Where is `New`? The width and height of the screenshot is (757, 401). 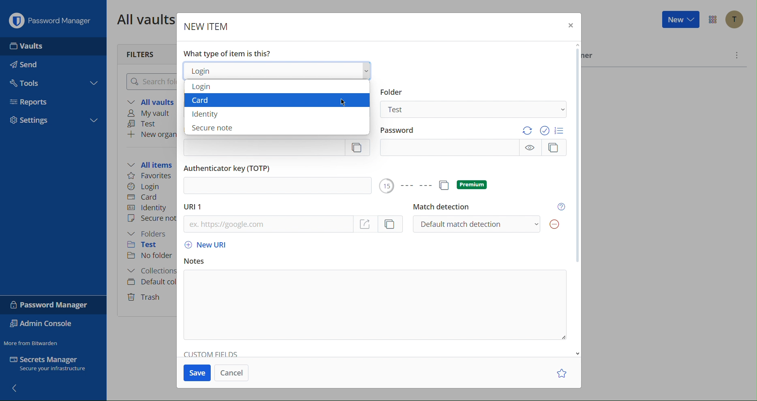 New is located at coordinates (680, 19).